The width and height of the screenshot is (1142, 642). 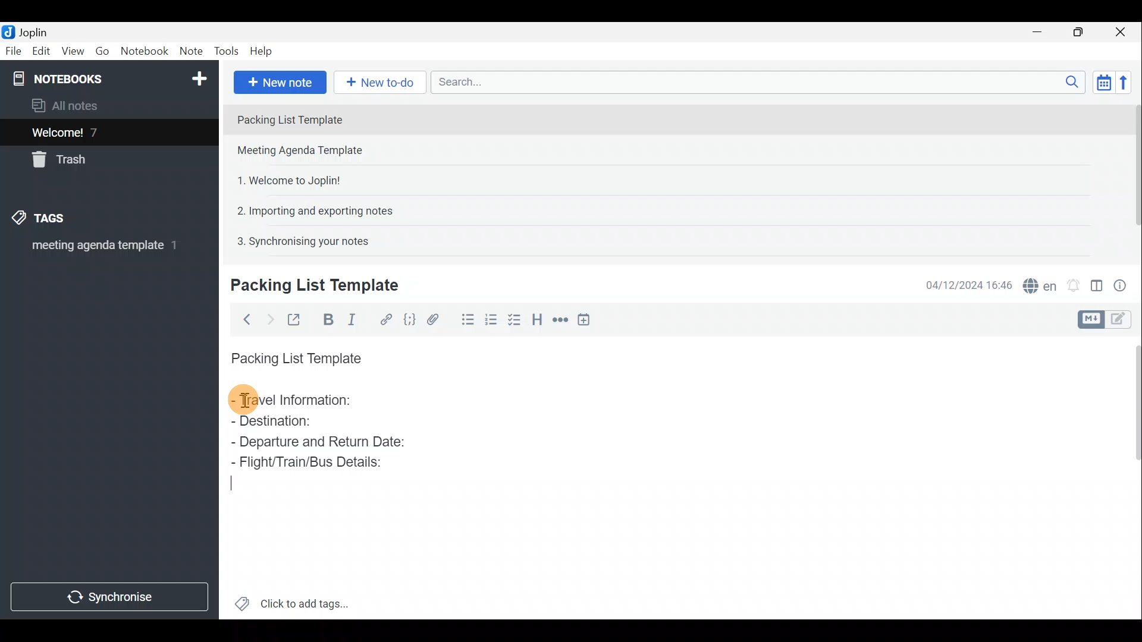 I want to click on Creating new note, so click(x=308, y=286).